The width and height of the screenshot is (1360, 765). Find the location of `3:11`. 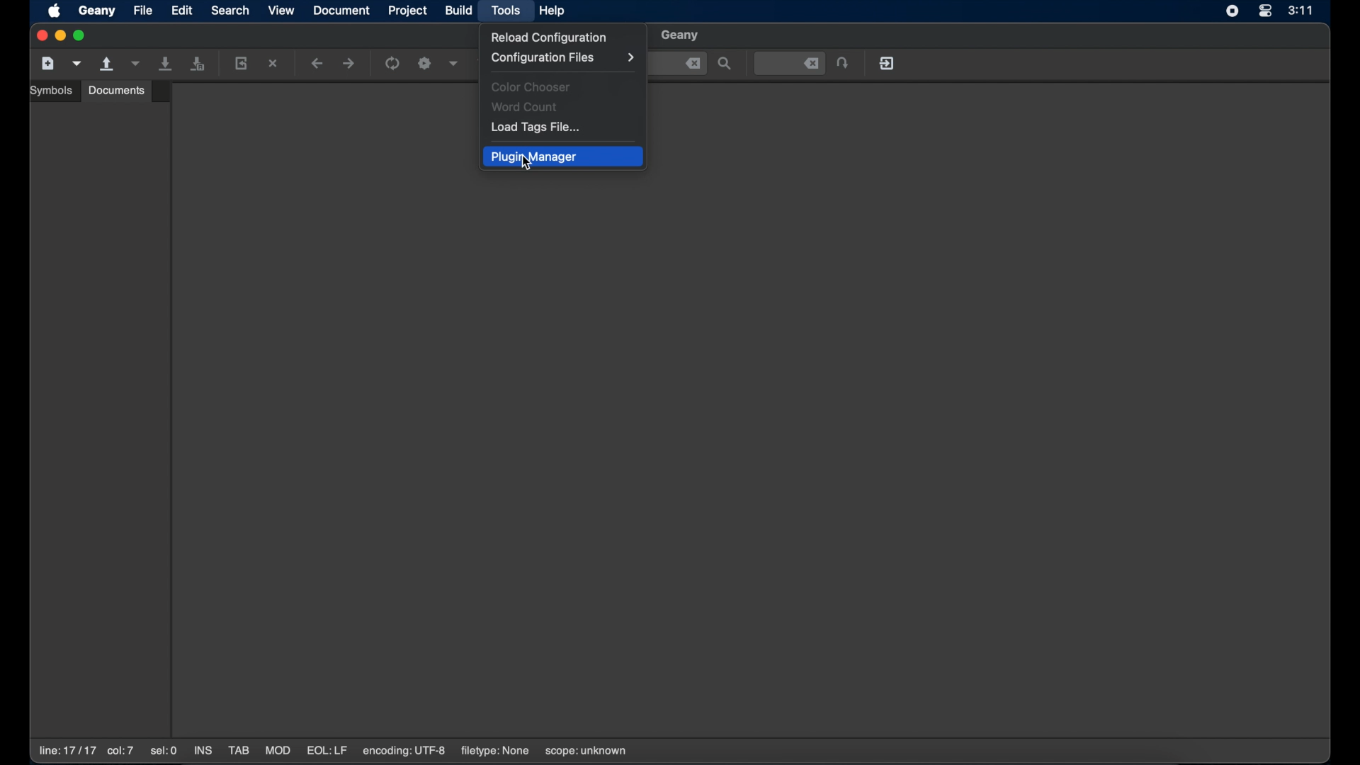

3:11 is located at coordinates (1301, 10).